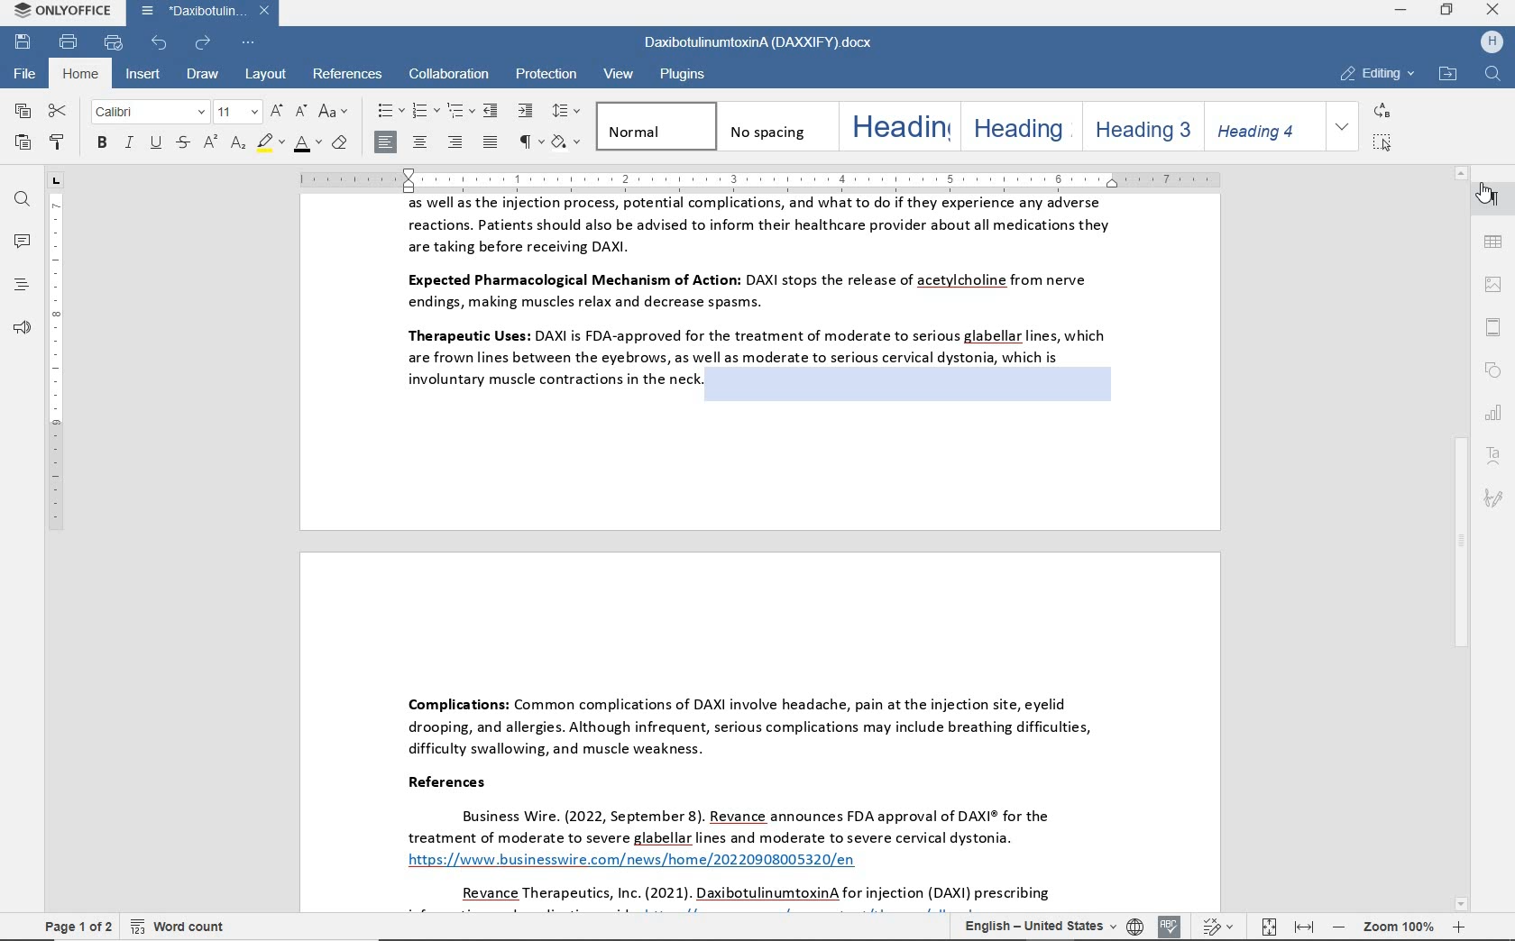 Image resolution: width=1515 pixels, height=941 pixels. I want to click on decrement font size, so click(299, 110).